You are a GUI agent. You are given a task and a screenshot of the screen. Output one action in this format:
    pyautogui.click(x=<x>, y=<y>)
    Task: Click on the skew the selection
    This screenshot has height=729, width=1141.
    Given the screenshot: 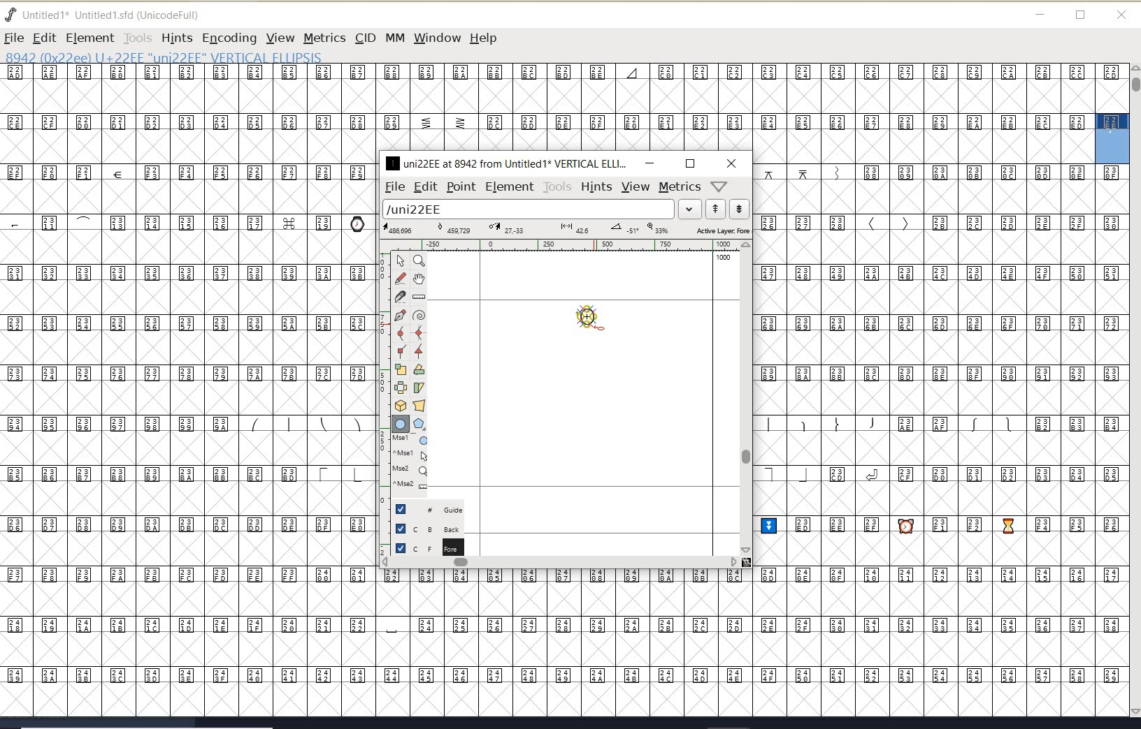 What is the action you would take?
    pyautogui.click(x=418, y=388)
    